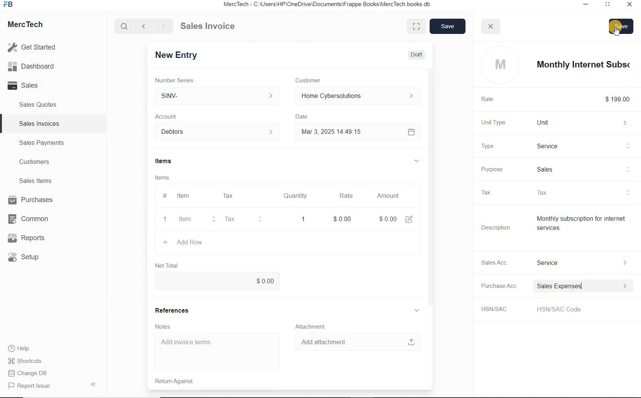 This screenshot has height=398, width=641. I want to click on Help, so click(23, 348).